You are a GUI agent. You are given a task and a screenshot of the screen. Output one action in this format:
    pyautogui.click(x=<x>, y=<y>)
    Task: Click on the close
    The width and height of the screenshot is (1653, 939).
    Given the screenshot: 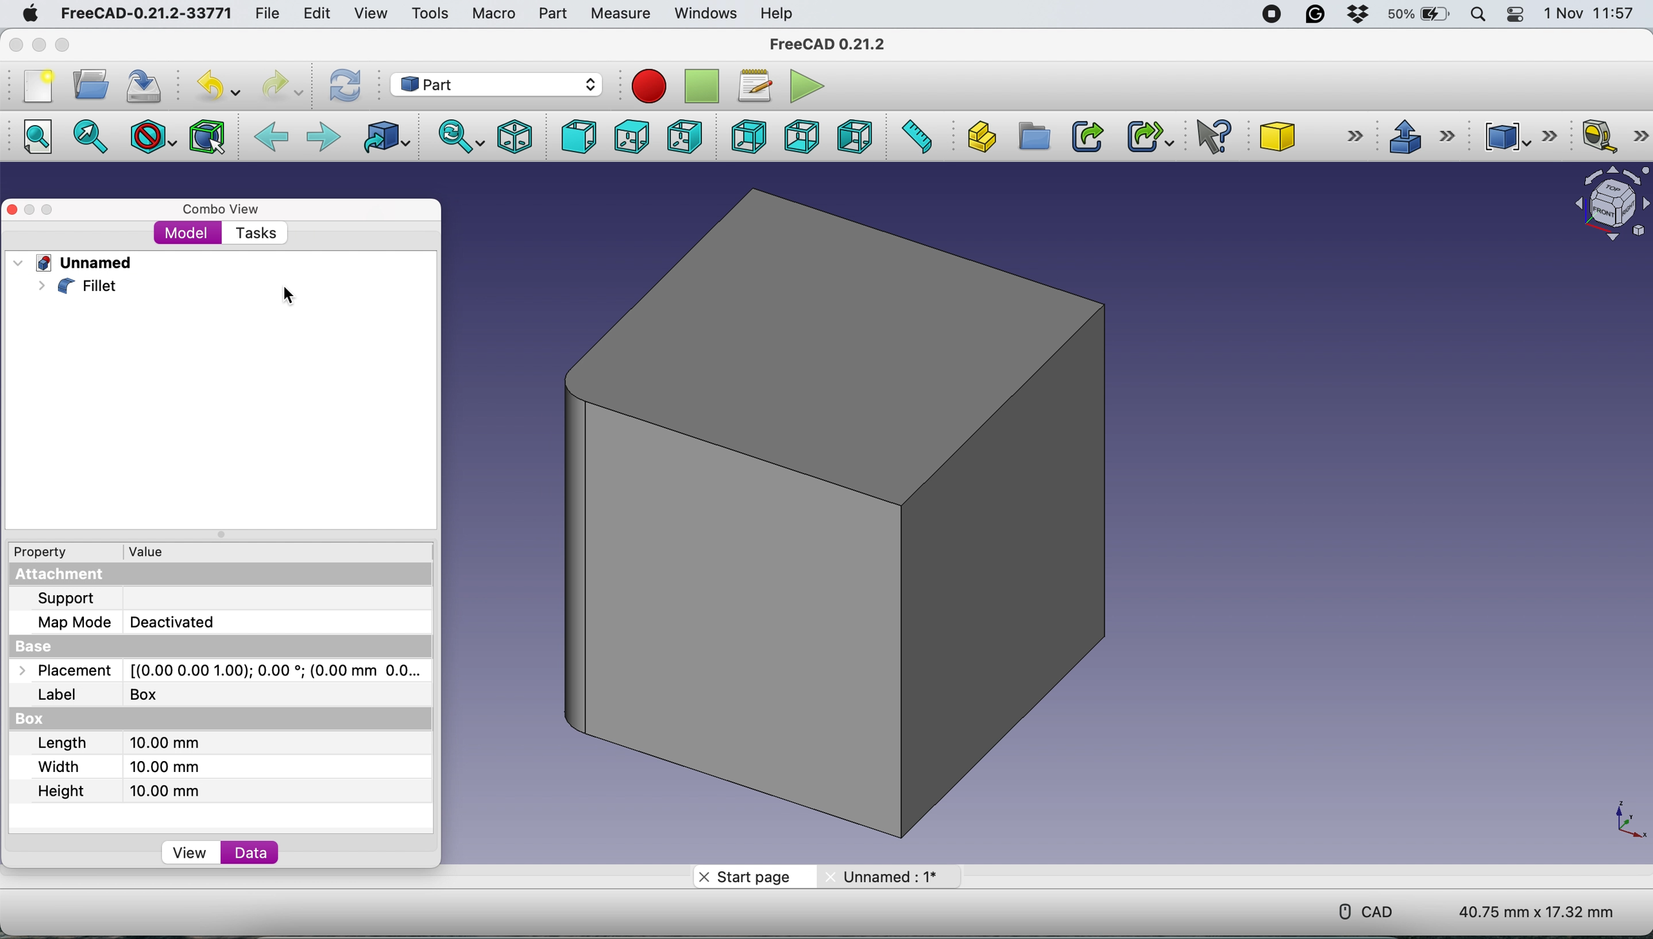 What is the action you would take?
    pyautogui.click(x=16, y=45)
    